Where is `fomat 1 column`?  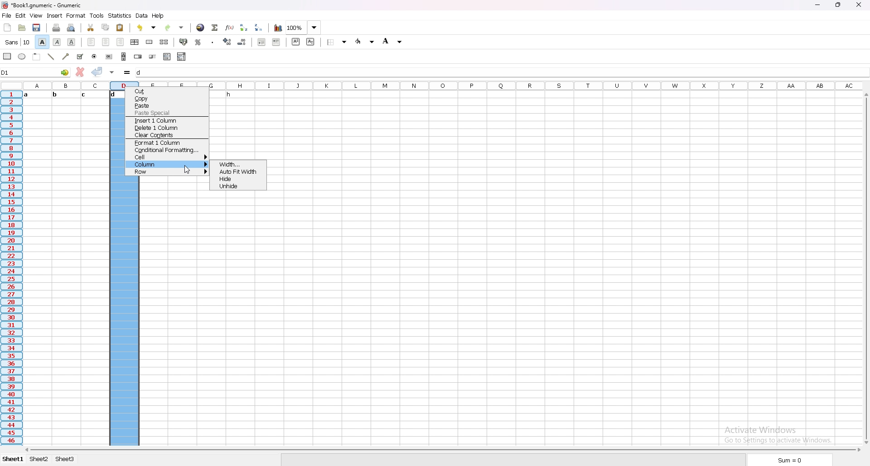 fomat 1 column is located at coordinates (167, 143).